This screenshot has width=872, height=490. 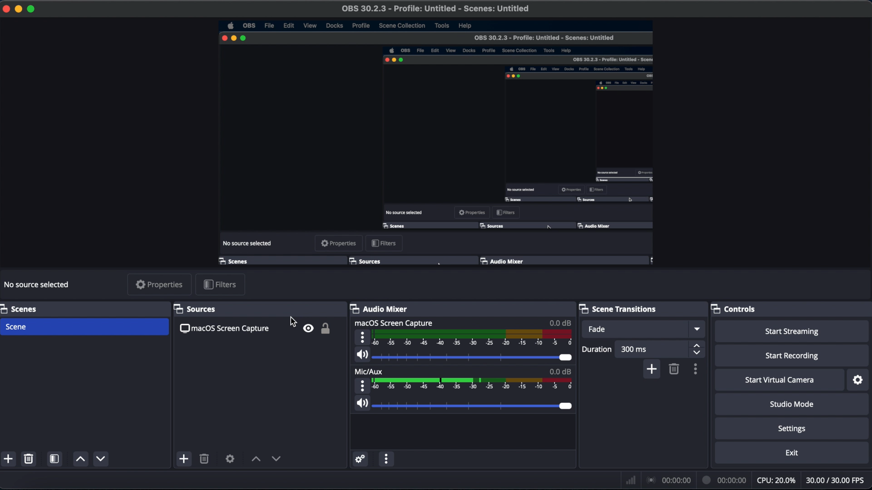 What do you see at coordinates (327, 329) in the screenshot?
I see `lock toggle` at bounding box center [327, 329].